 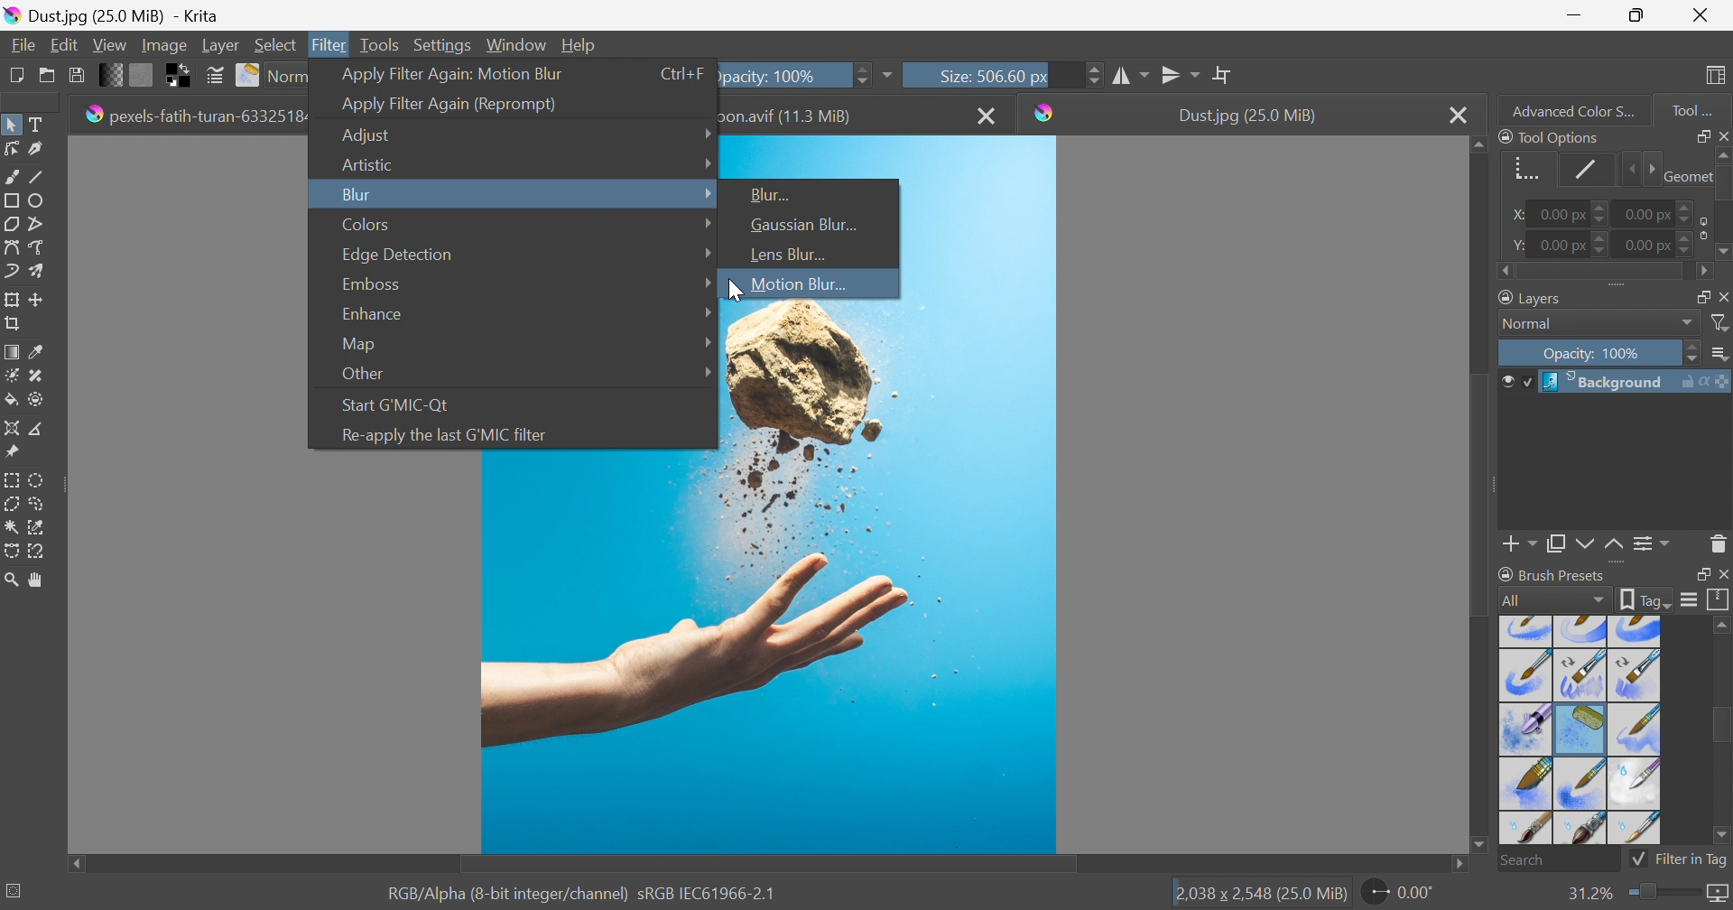 I want to click on Background Layer, so click(x=1635, y=382).